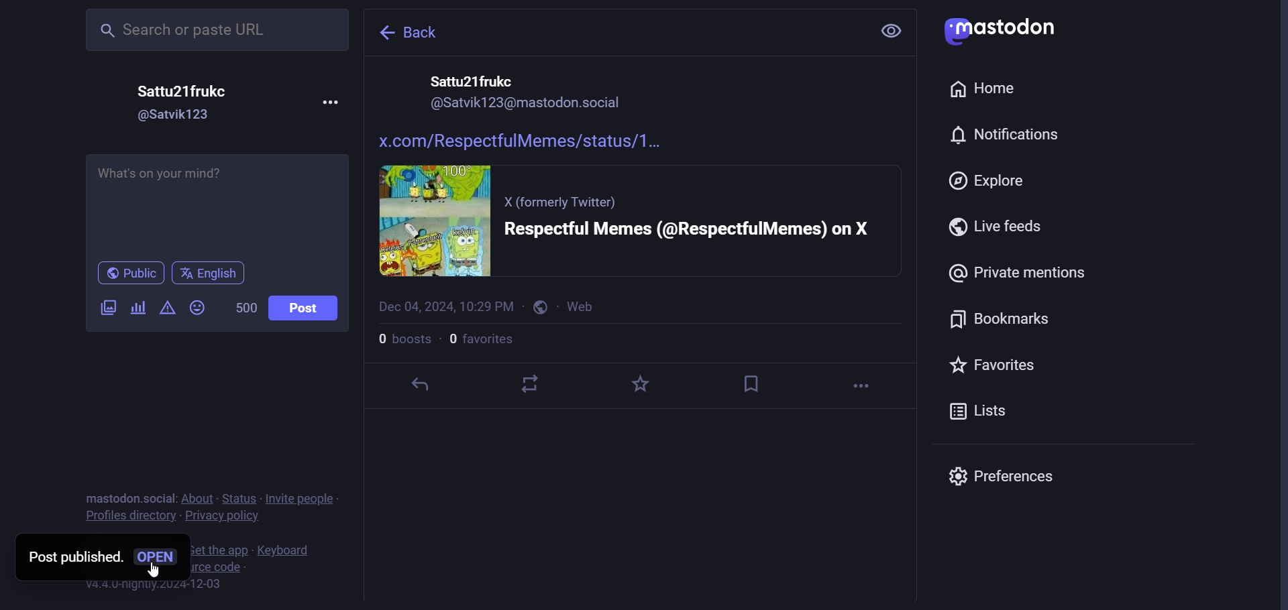 The image size is (1288, 610). Describe the element at coordinates (214, 204) in the screenshot. I see `What's on your mind?` at that location.